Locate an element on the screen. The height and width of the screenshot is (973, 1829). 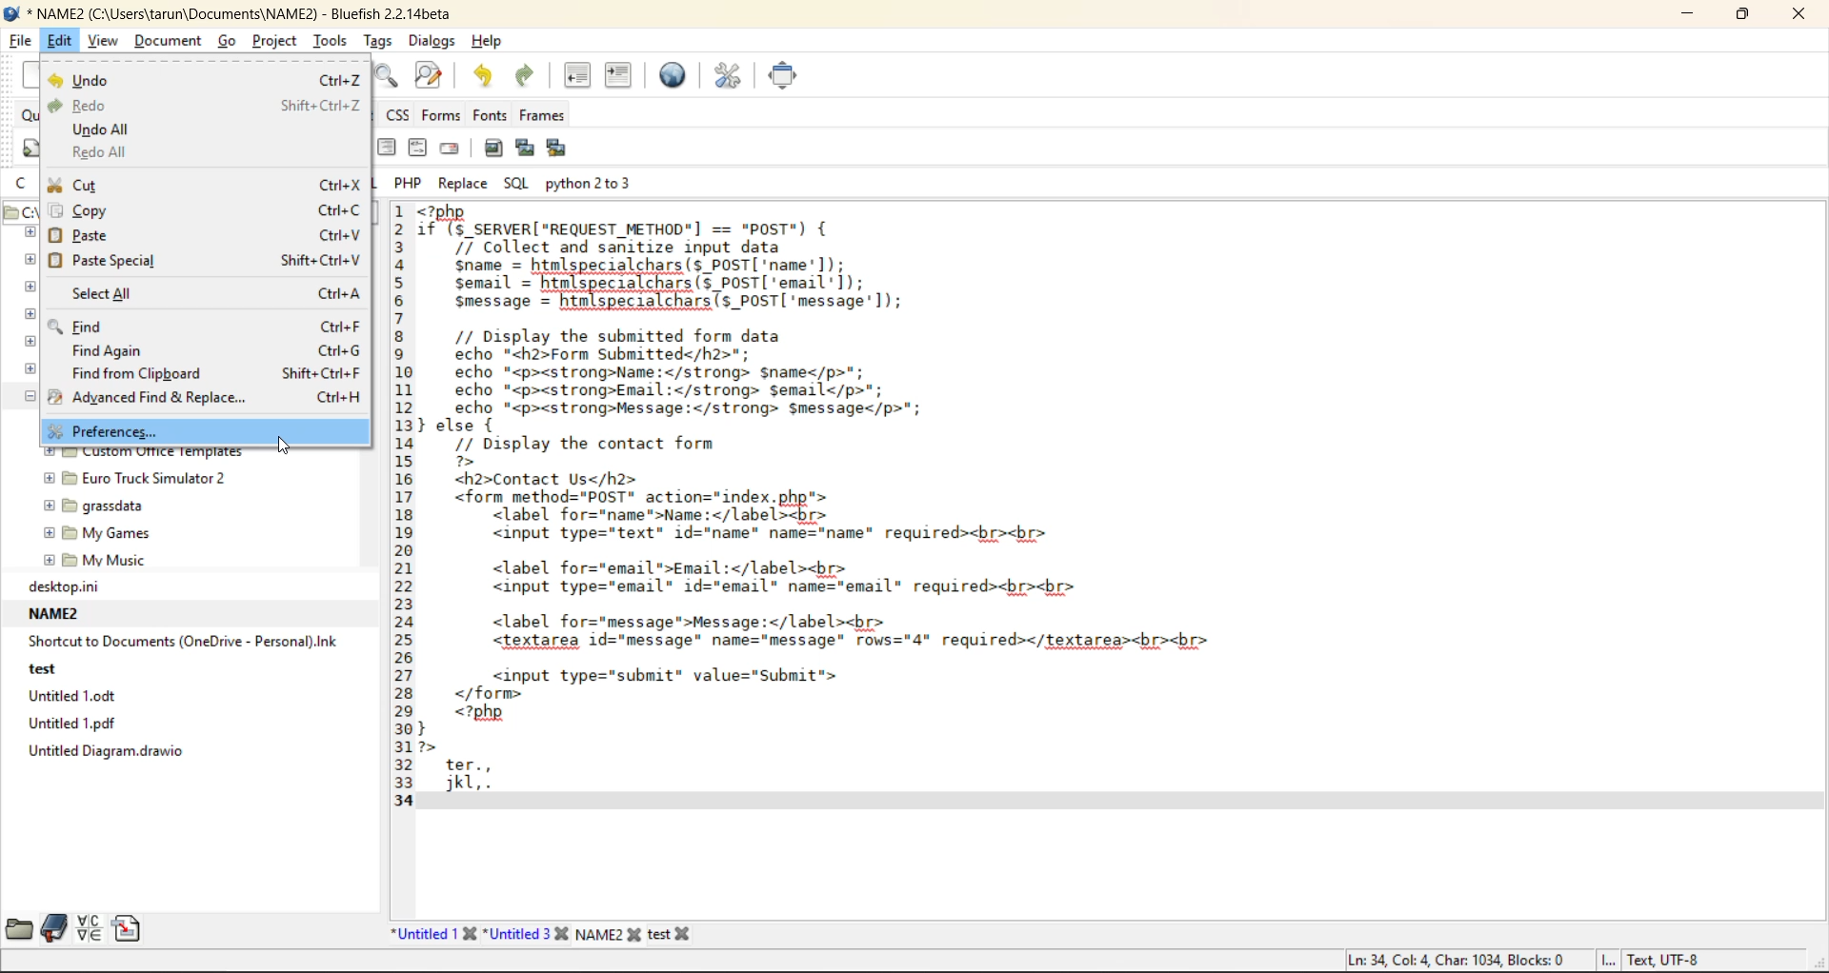
edit preferences is located at coordinates (725, 79).